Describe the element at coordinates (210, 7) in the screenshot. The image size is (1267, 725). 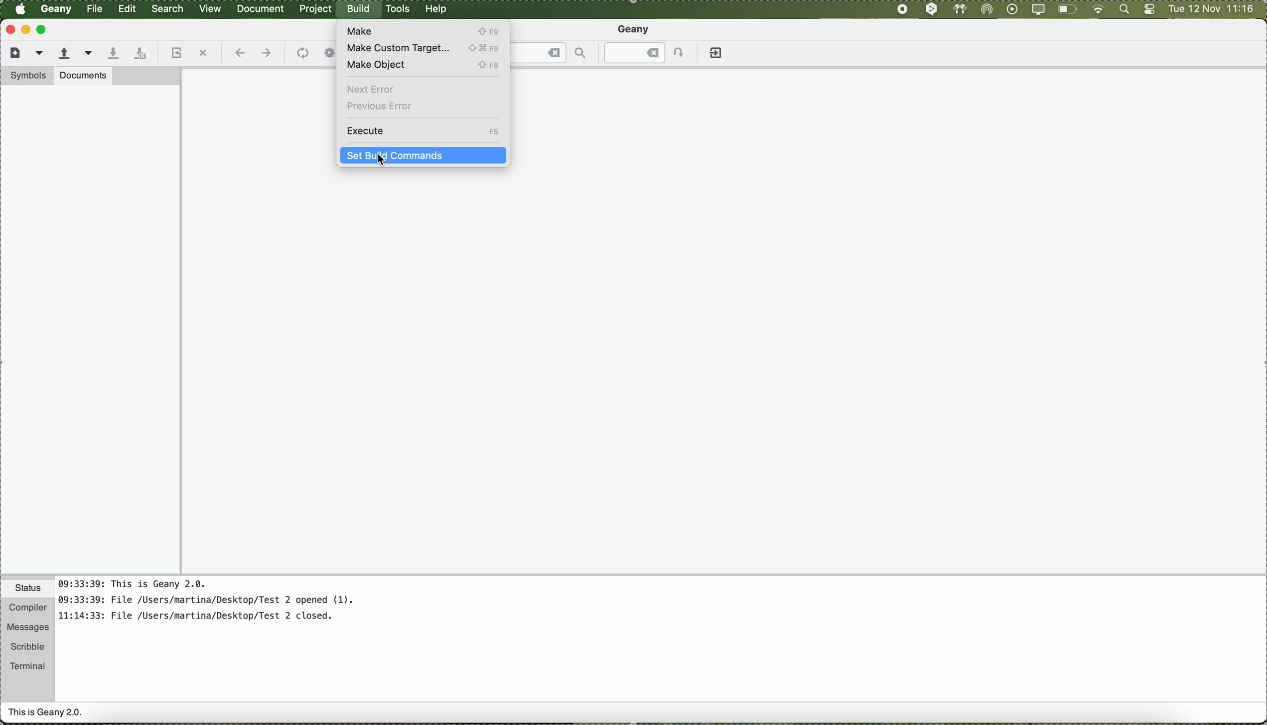
I see `view` at that location.